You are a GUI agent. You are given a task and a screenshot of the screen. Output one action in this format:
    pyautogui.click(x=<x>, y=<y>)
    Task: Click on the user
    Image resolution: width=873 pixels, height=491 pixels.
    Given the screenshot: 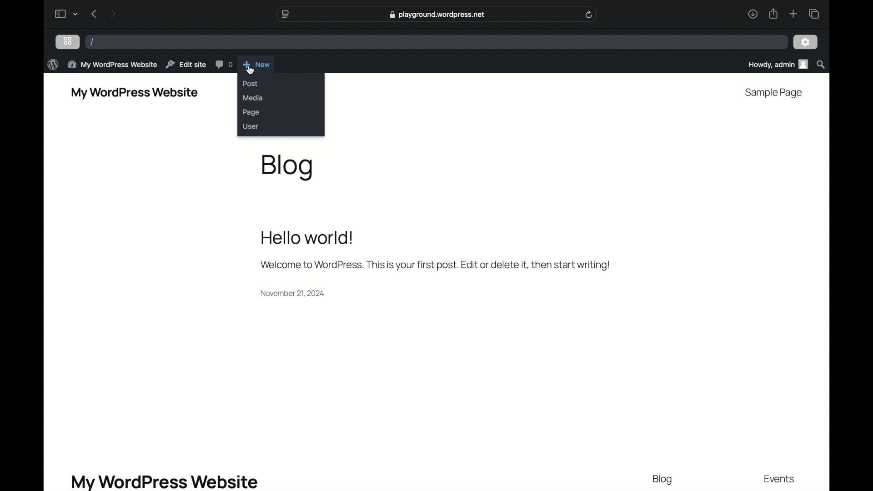 What is the action you would take?
    pyautogui.click(x=251, y=126)
    